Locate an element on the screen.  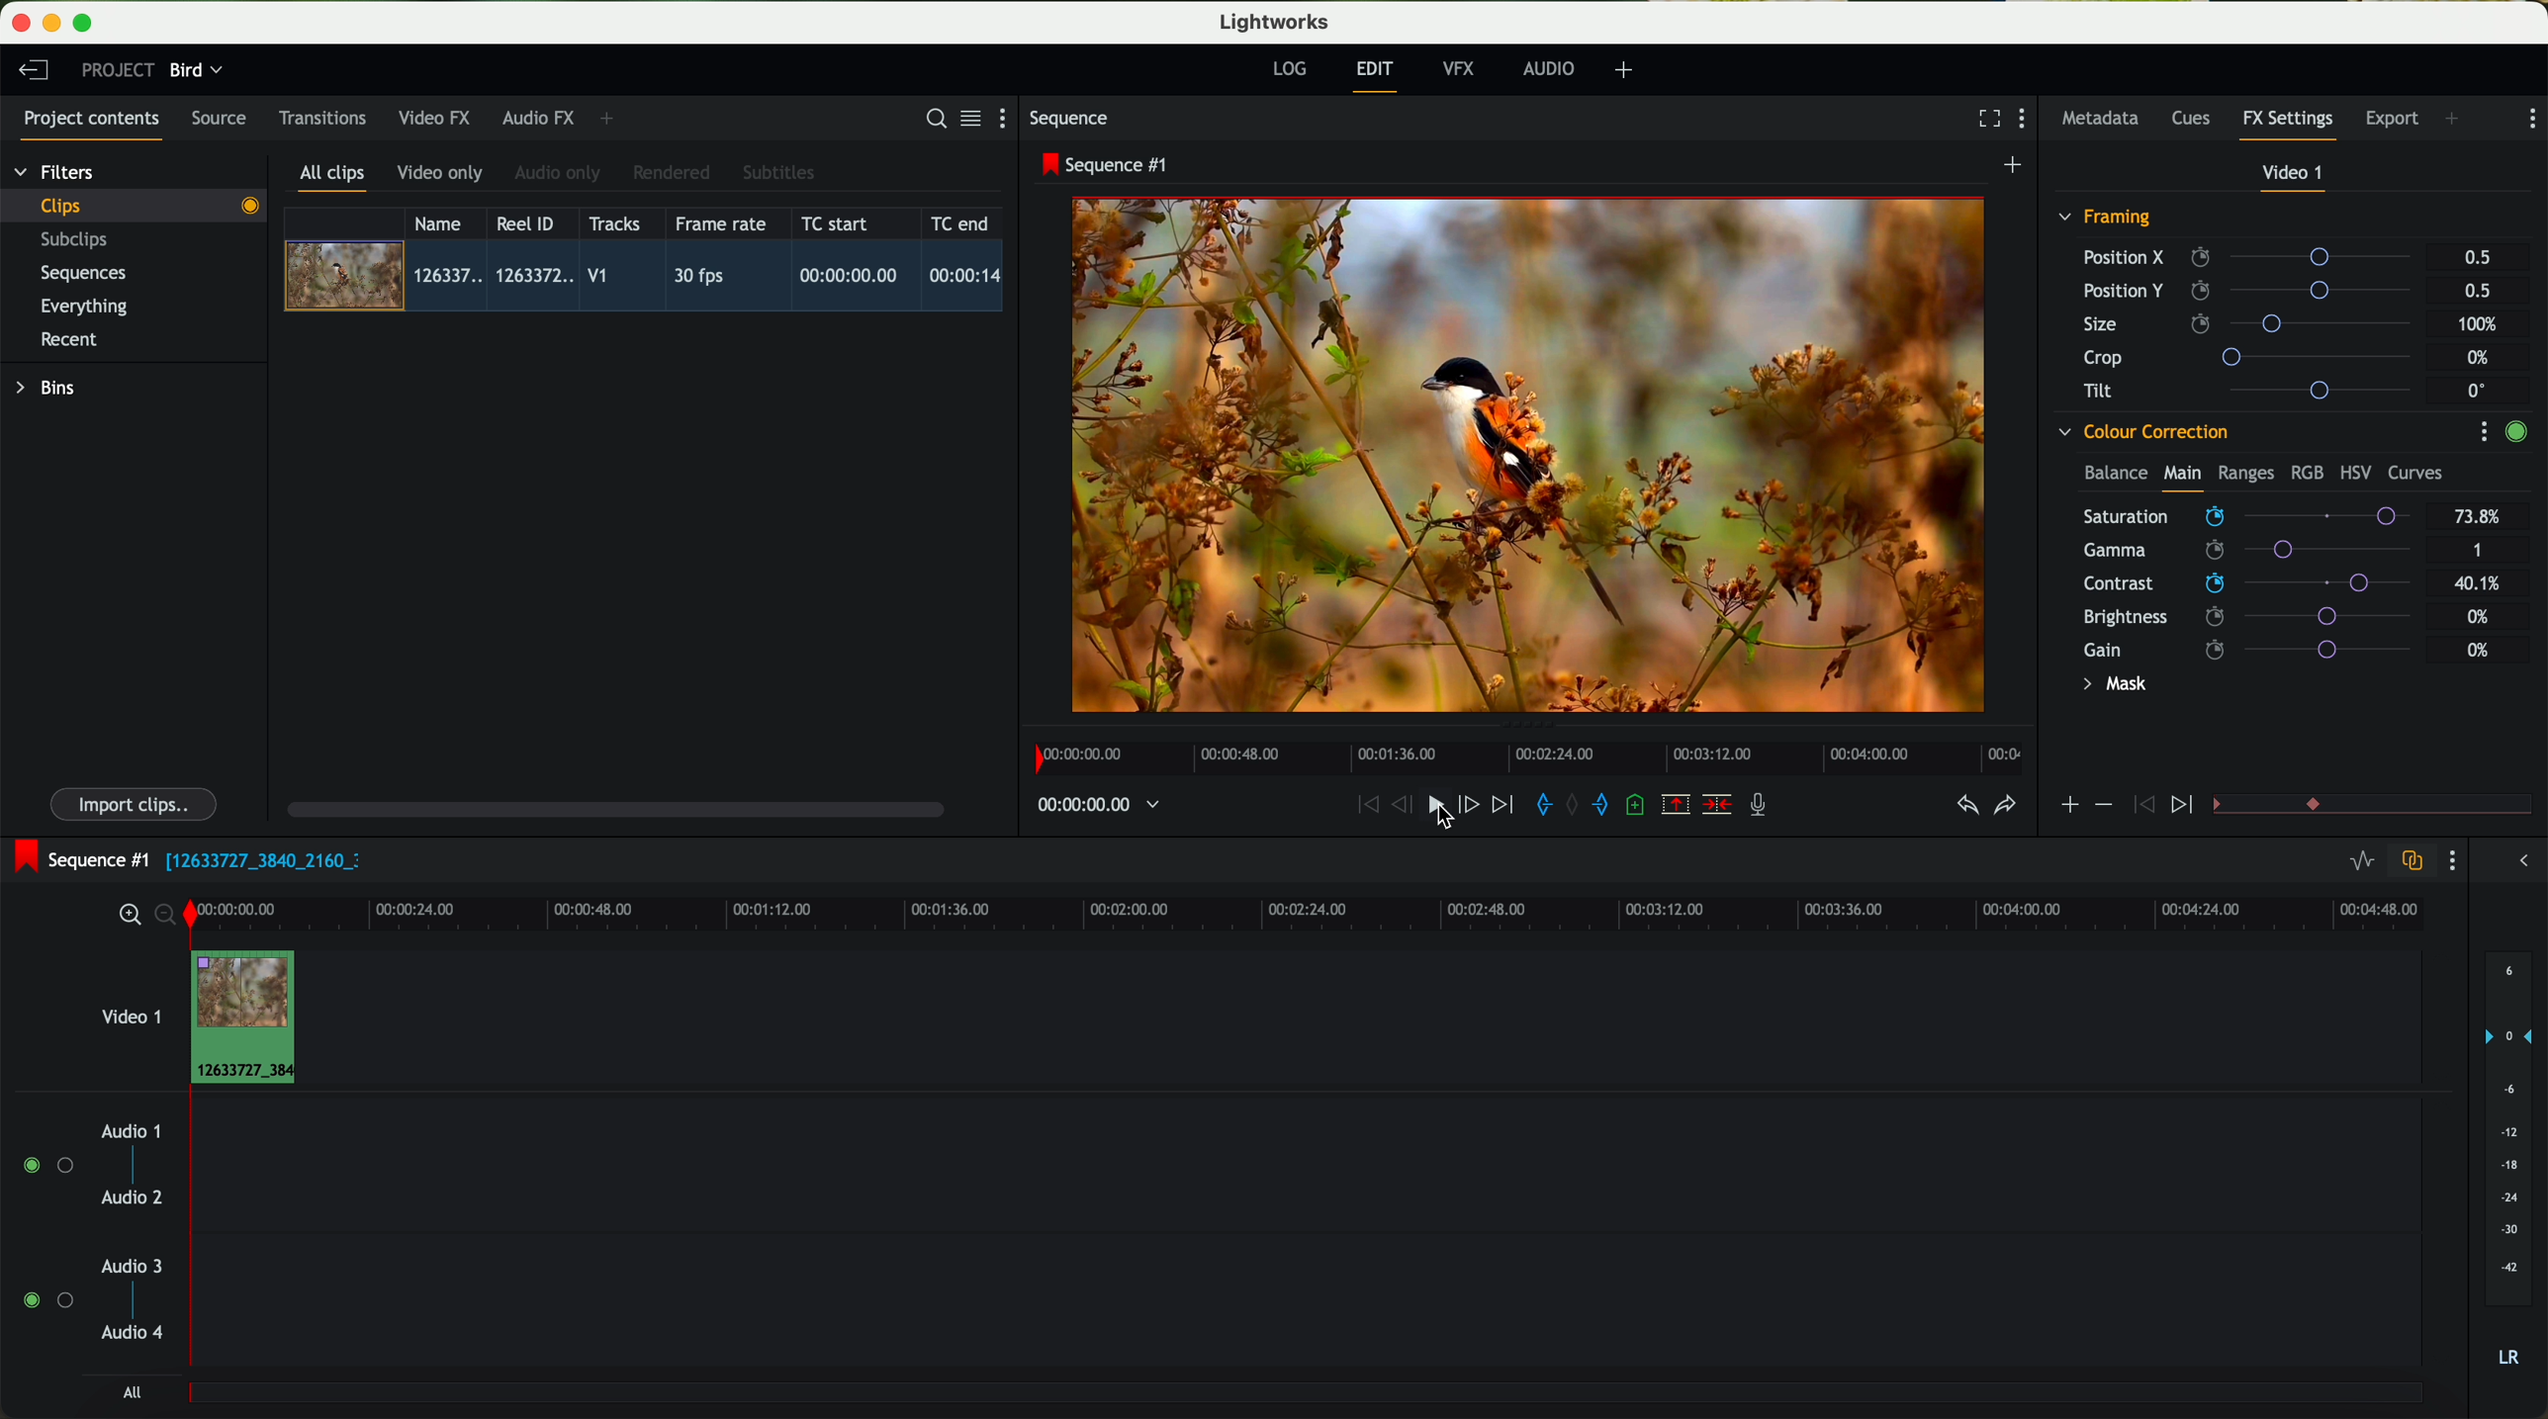
clips is located at coordinates (135, 205).